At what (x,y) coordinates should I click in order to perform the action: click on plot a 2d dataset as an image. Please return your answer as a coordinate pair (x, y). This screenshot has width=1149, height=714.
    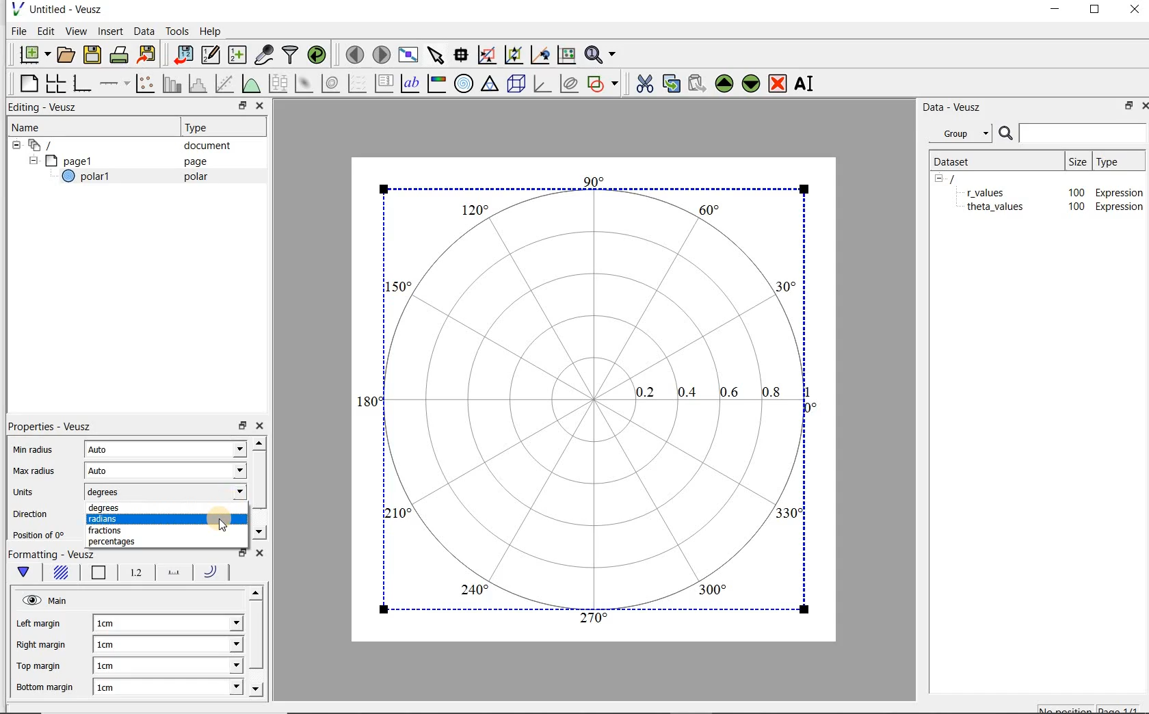
    Looking at the image, I should click on (306, 84).